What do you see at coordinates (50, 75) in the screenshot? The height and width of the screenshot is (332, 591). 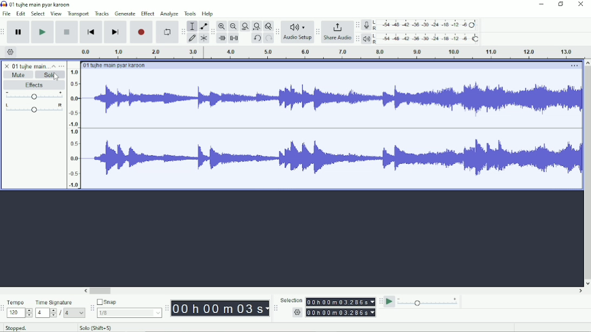 I see `Solo` at bounding box center [50, 75].